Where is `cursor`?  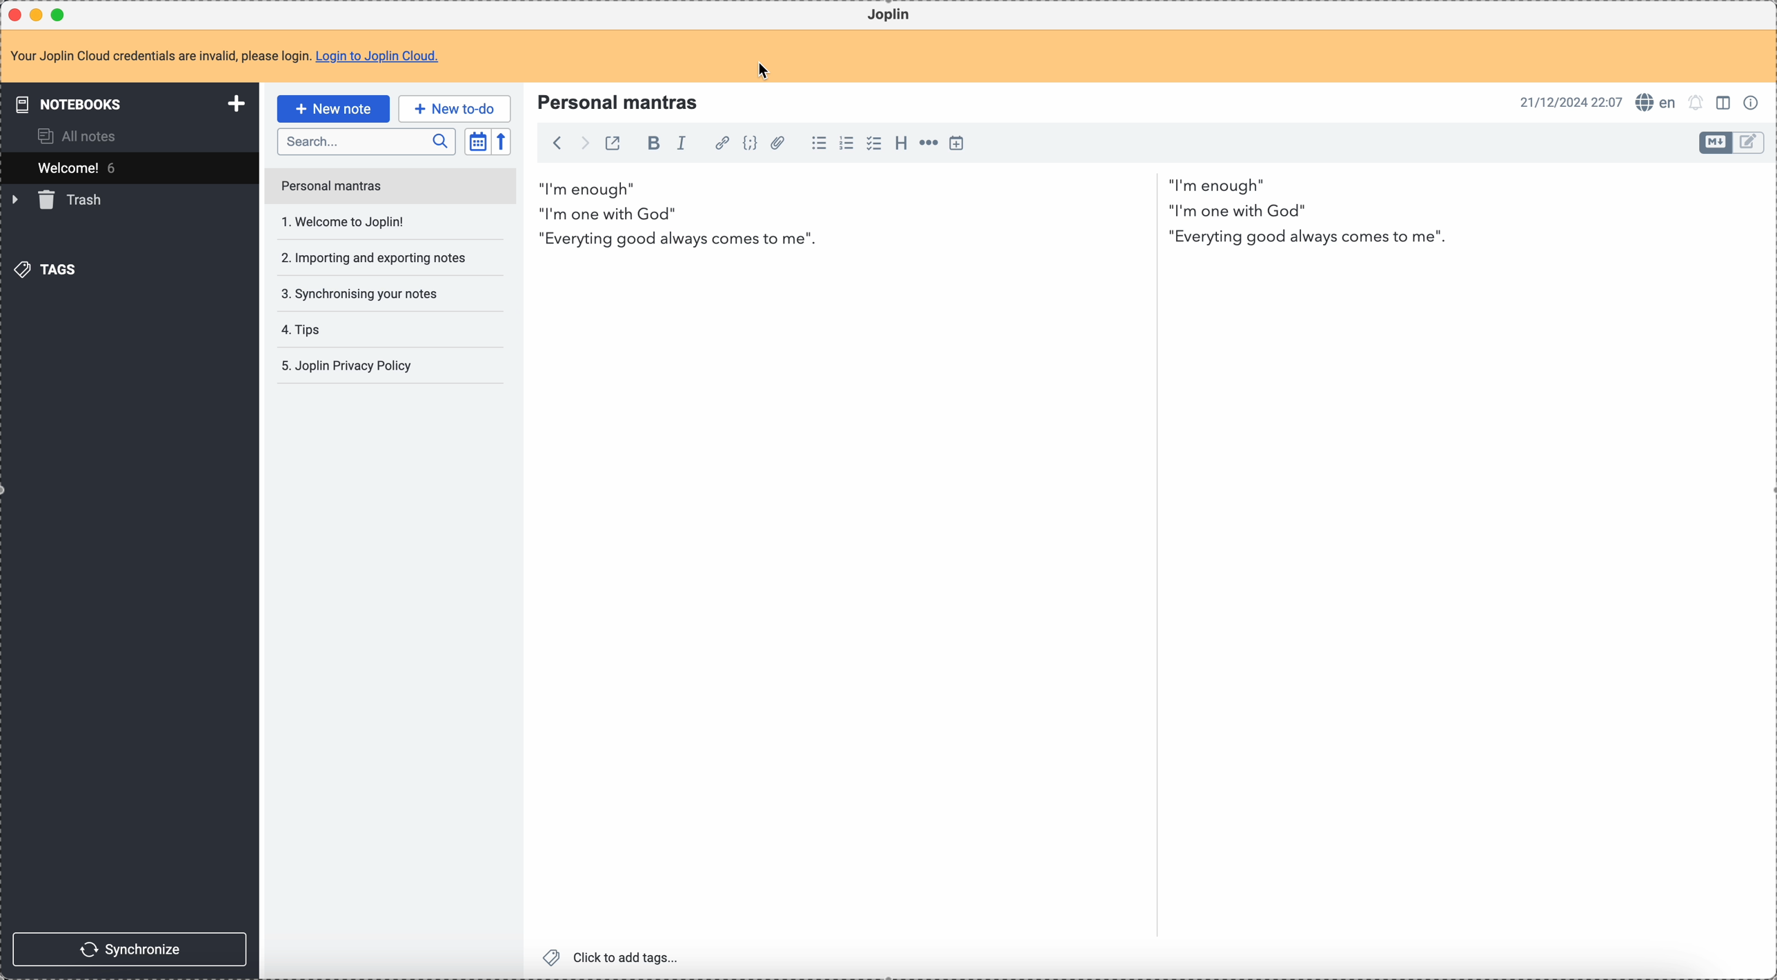
cursor is located at coordinates (762, 72).